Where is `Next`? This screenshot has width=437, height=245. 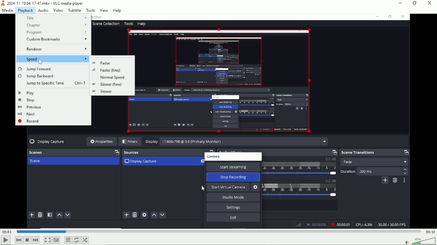 Next is located at coordinates (36, 240).